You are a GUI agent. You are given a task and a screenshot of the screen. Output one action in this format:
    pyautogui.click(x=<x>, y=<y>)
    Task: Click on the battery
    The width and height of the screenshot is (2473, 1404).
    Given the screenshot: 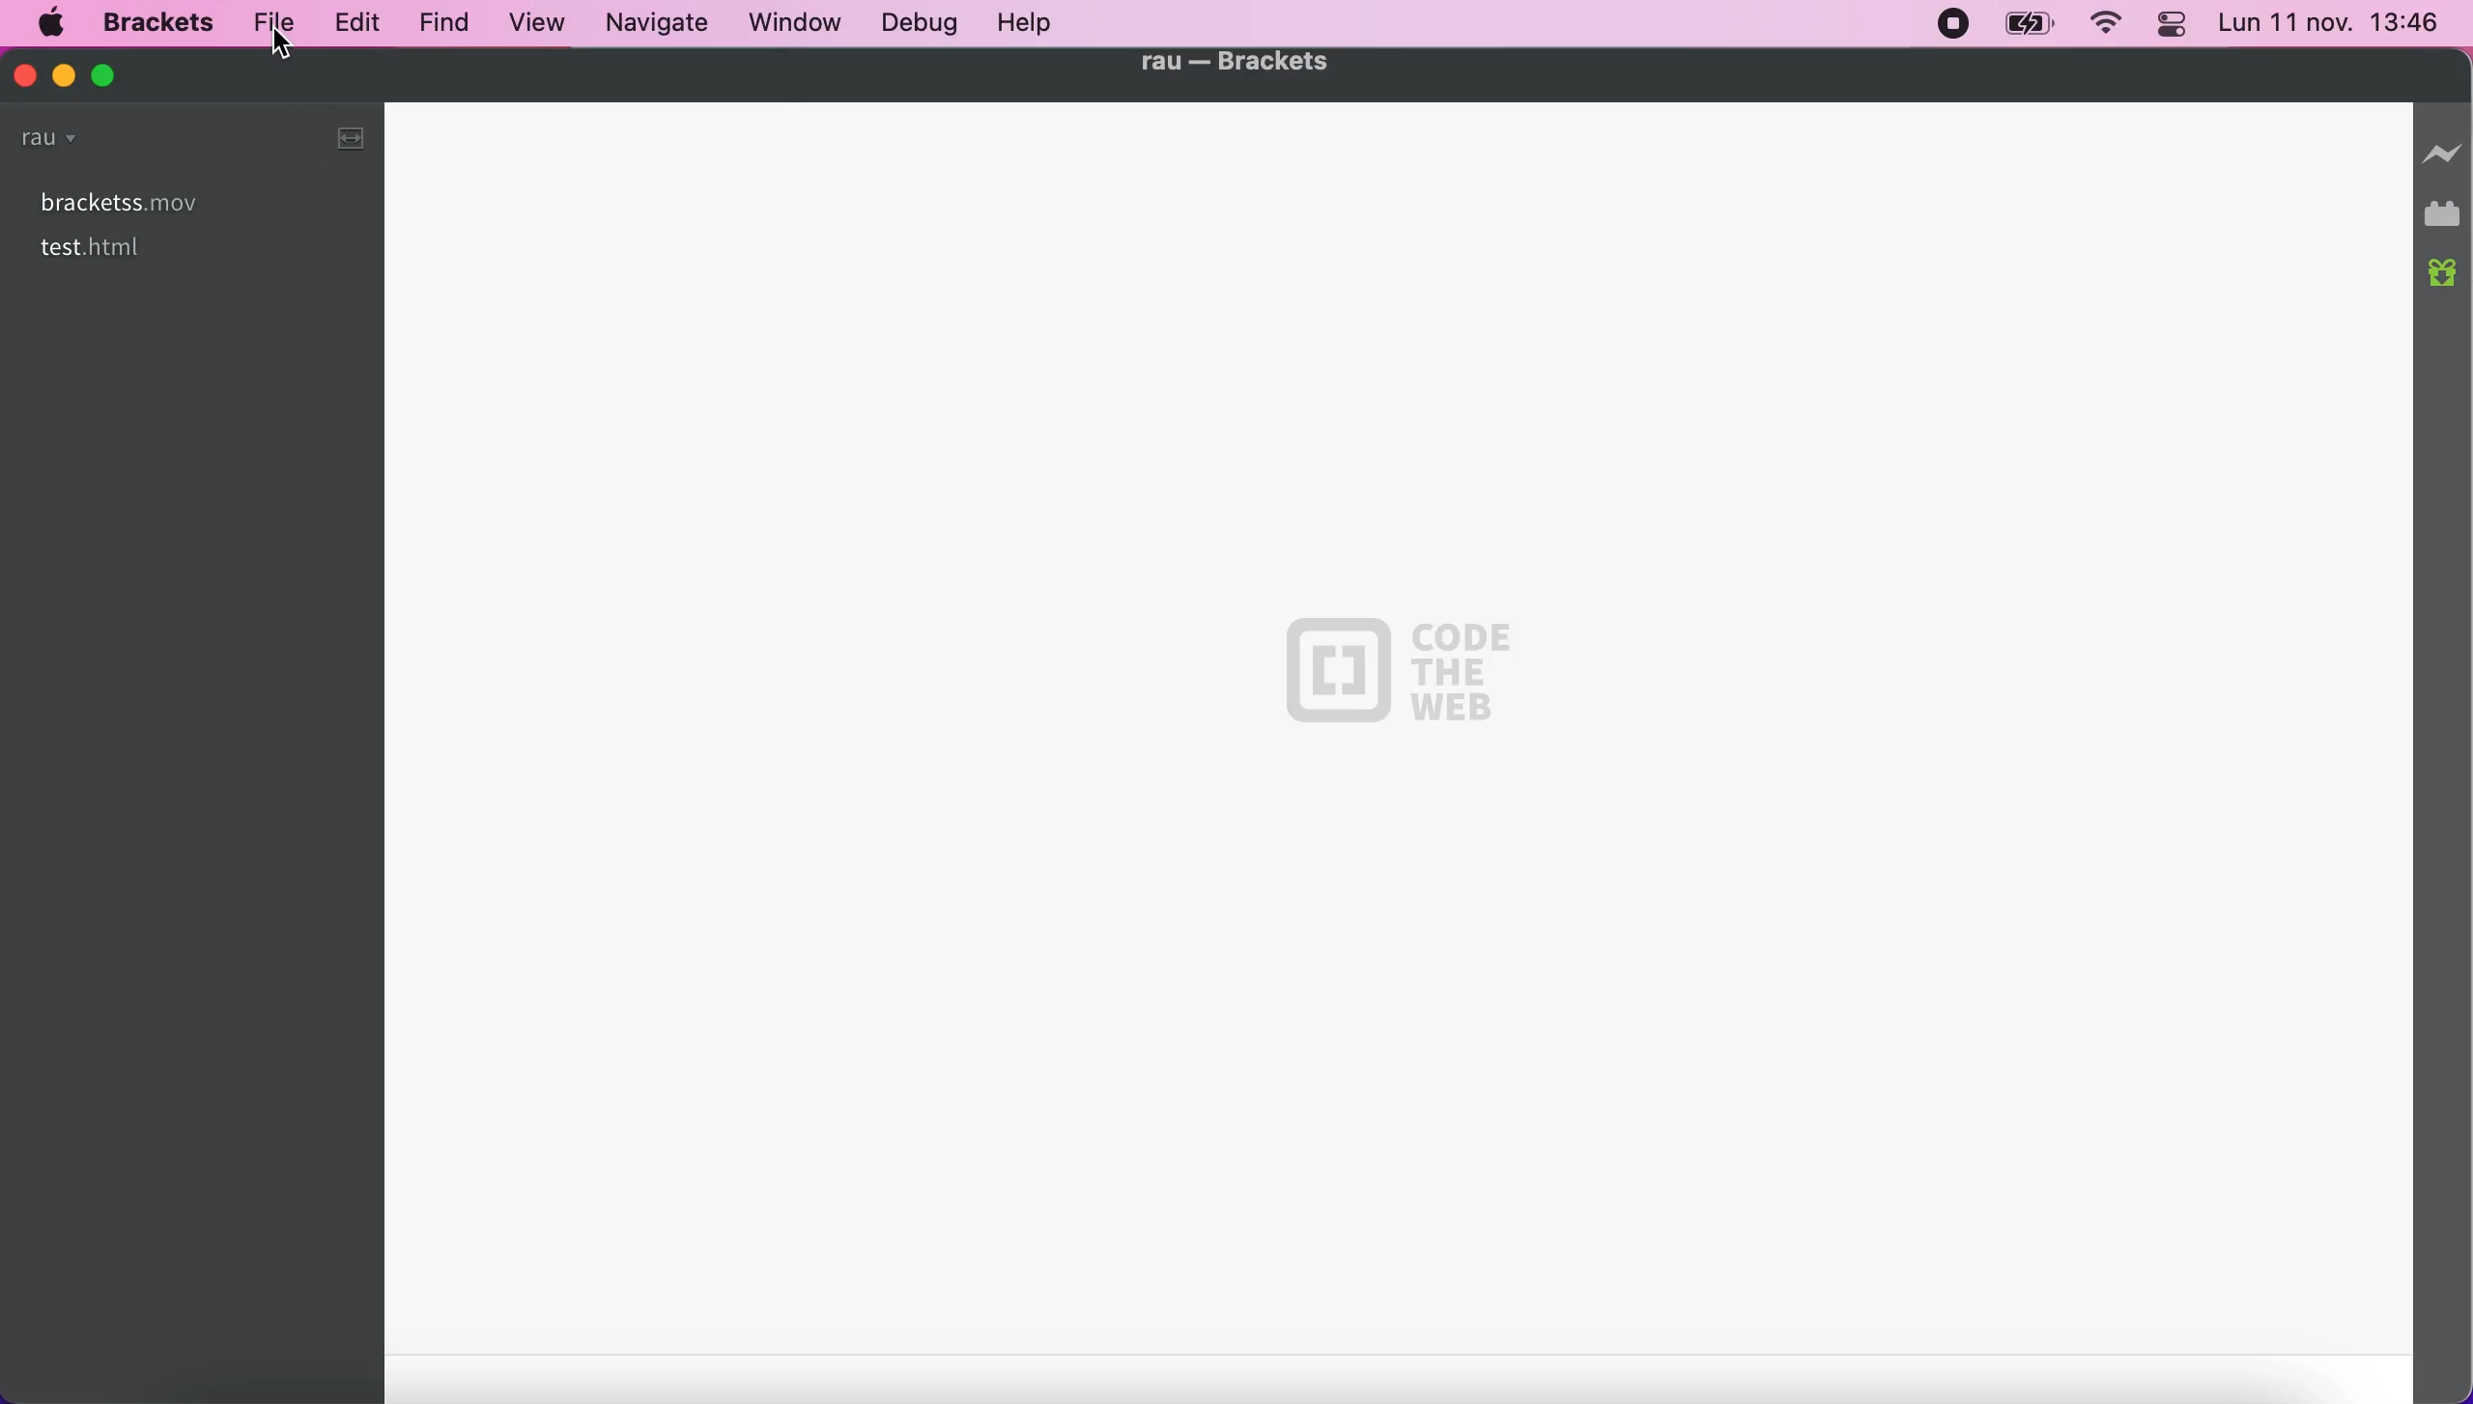 What is the action you would take?
    pyautogui.click(x=2030, y=27)
    